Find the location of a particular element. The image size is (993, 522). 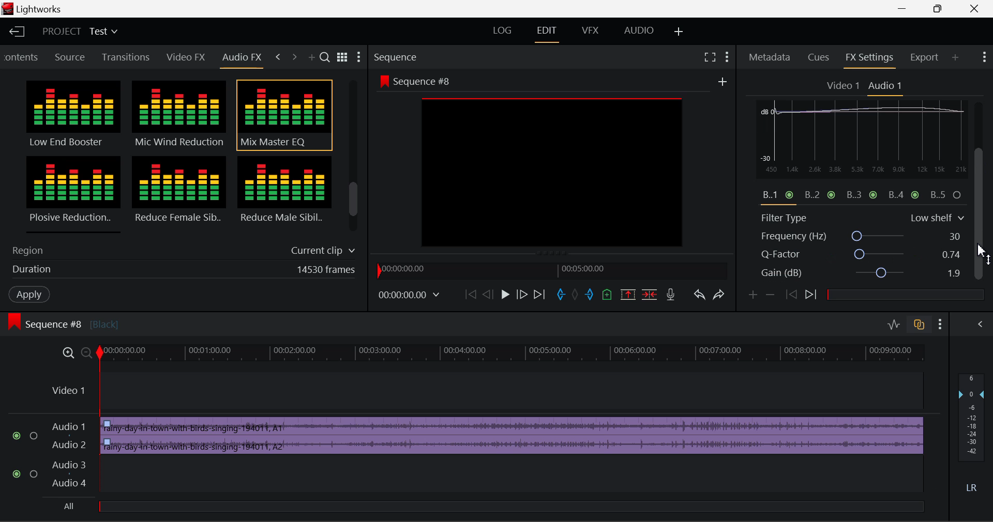

Add is located at coordinates (723, 82).